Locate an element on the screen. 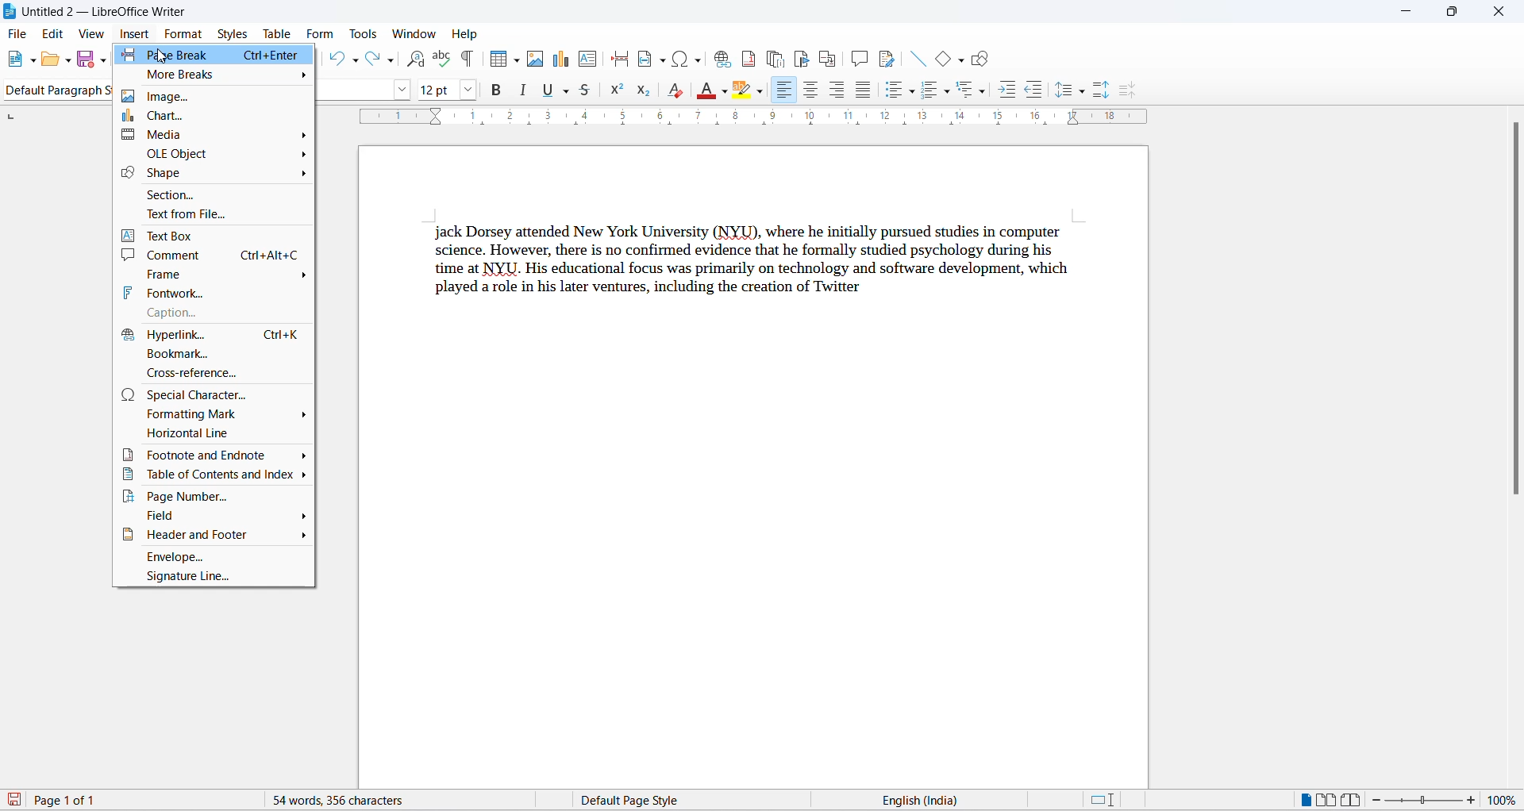  clear direct formatting is located at coordinates (673, 91).